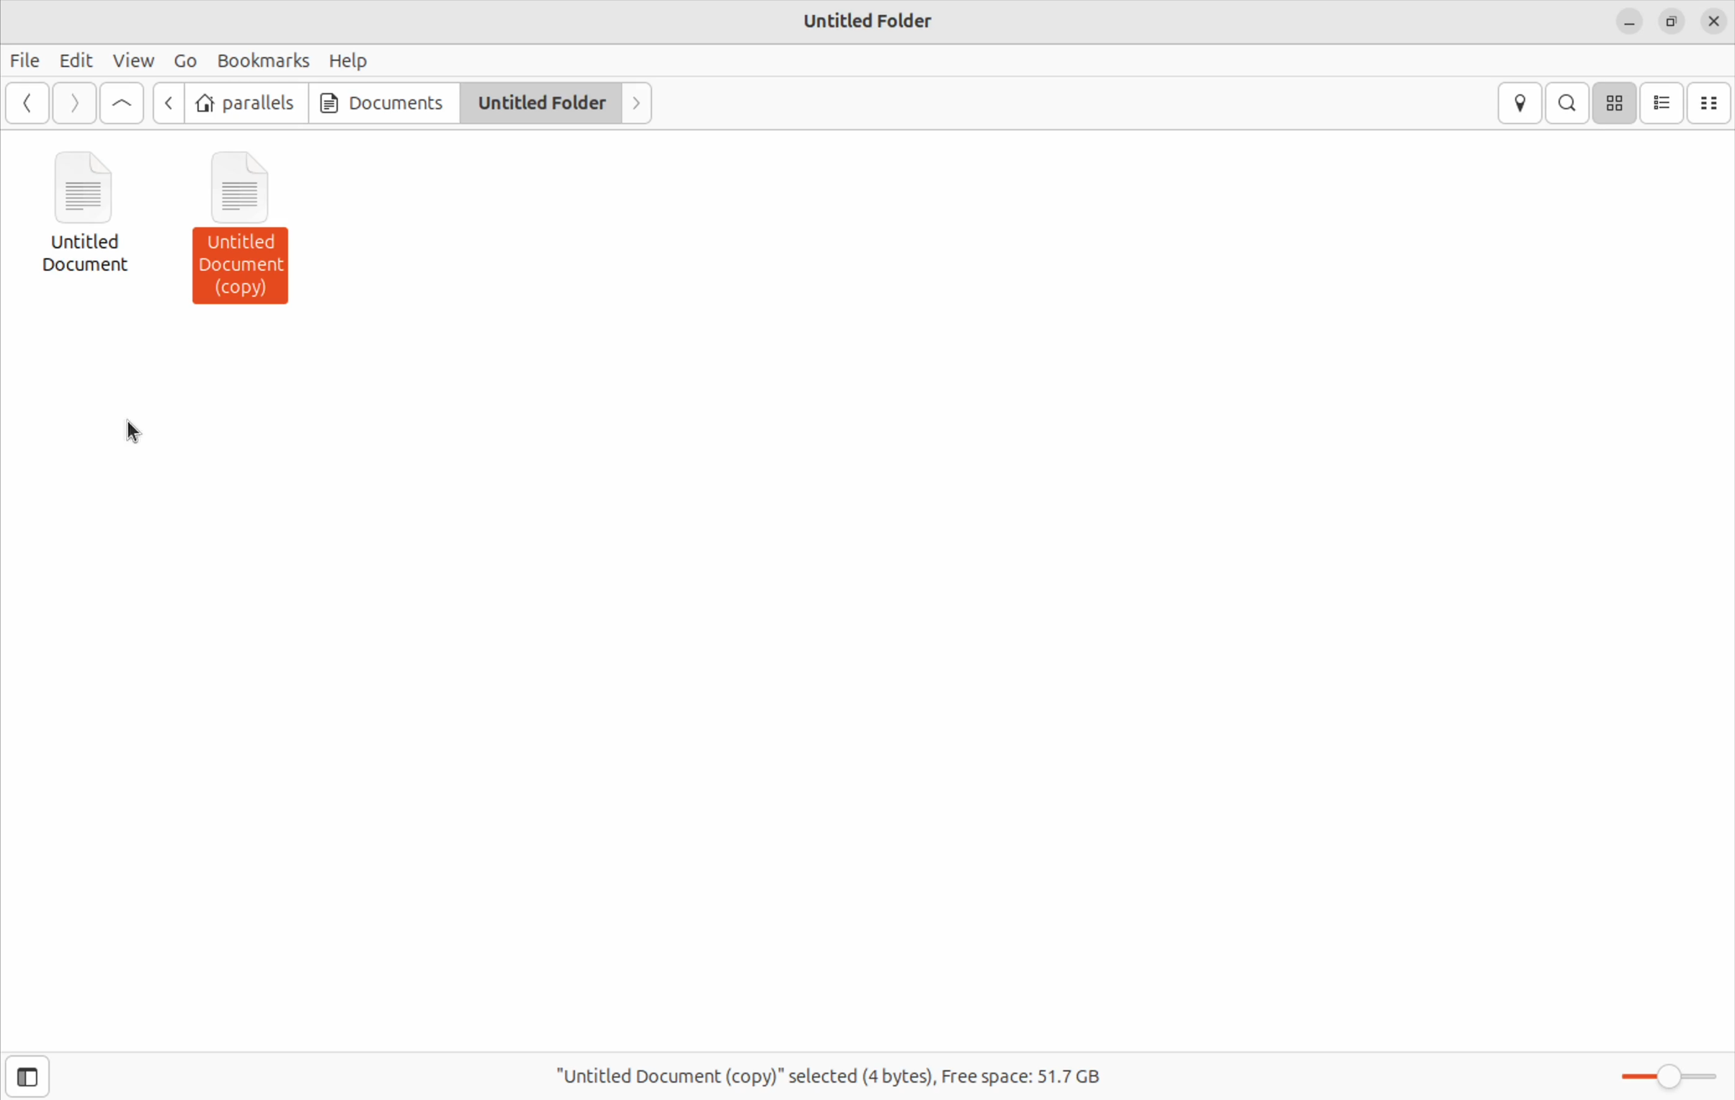 The height and width of the screenshot is (1100, 1735). I want to click on list view, so click(1664, 103).